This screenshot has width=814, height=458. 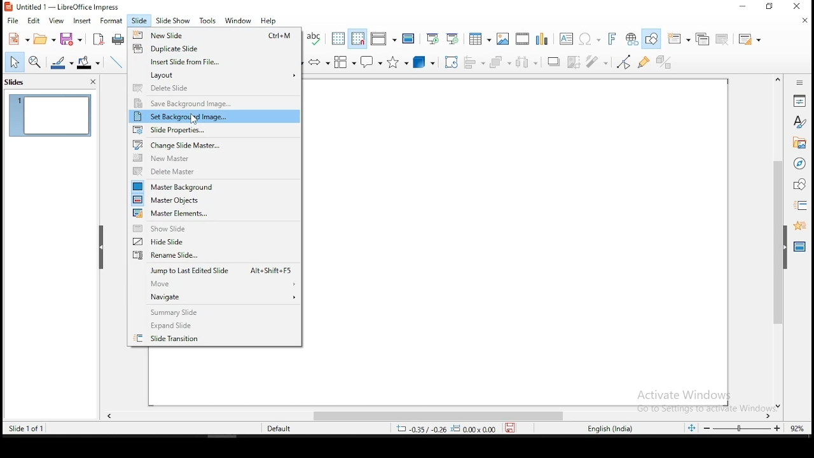 I want to click on slide properties, so click(x=214, y=129).